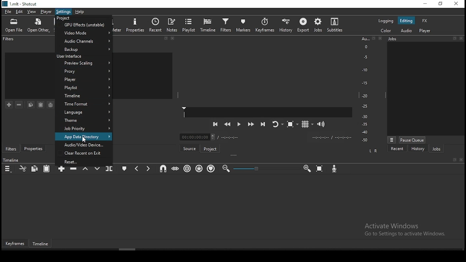 This screenshot has width=466, height=262. What do you see at coordinates (277, 126) in the screenshot?
I see `toggle player after looping` at bounding box center [277, 126].